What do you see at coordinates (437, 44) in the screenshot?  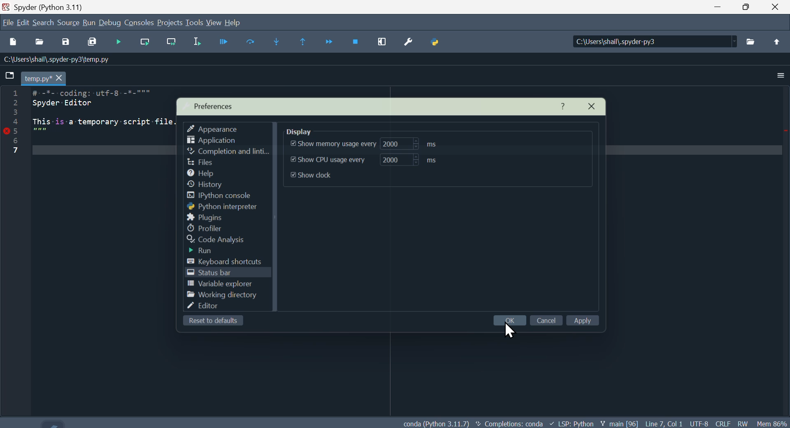 I see `Python path manager` at bounding box center [437, 44].